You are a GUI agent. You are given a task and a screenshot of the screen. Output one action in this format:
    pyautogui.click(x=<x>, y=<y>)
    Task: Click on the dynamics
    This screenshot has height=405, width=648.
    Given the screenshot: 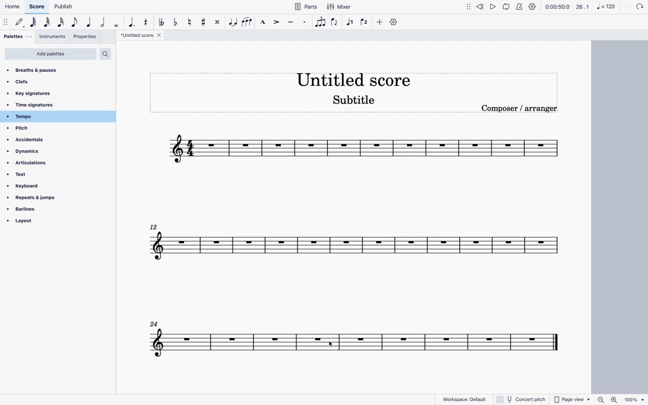 What is the action you would take?
    pyautogui.click(x=28, y=152)
    